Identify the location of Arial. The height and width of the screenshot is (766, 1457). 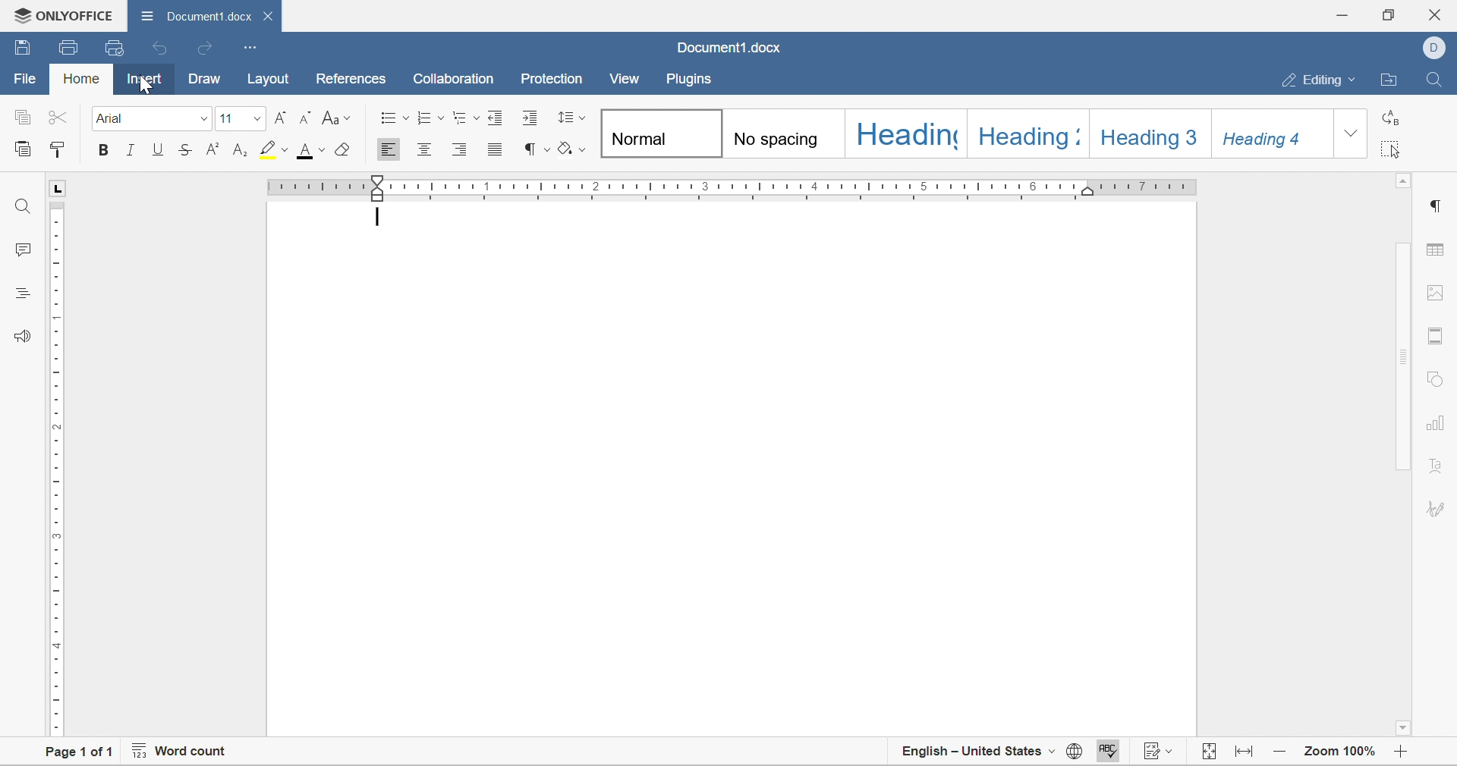
(153, 119).